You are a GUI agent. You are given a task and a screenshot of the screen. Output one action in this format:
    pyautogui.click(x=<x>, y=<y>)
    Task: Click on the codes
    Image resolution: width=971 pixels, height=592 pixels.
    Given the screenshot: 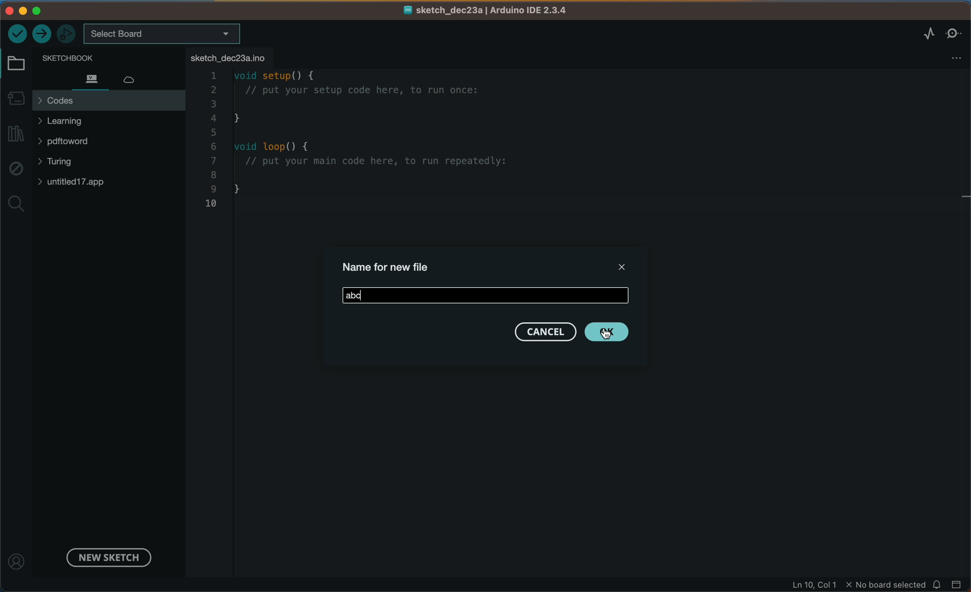 What is the action you would take?
    pyautogui.click(x=108, y=101)
    